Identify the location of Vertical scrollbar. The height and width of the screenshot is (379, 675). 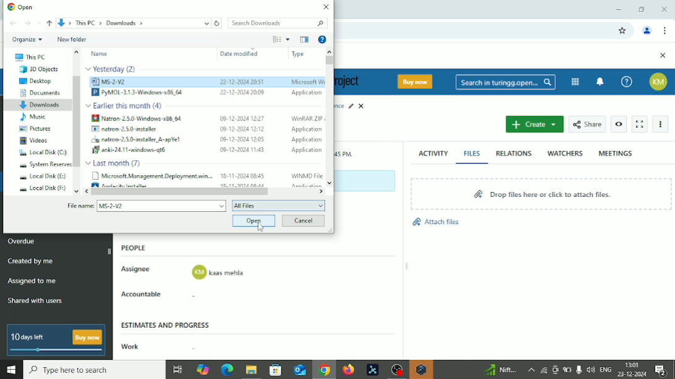
(77, 122).